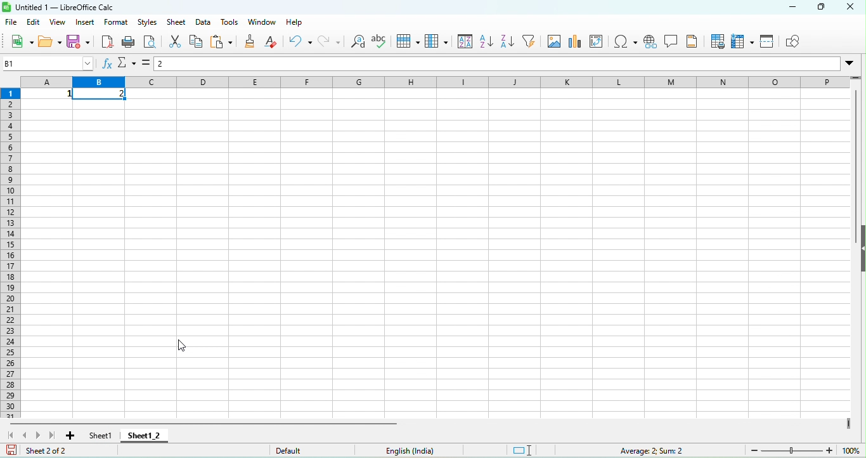 This screenshot has height=458, width=866. I want to click on open, so click(50, 41).